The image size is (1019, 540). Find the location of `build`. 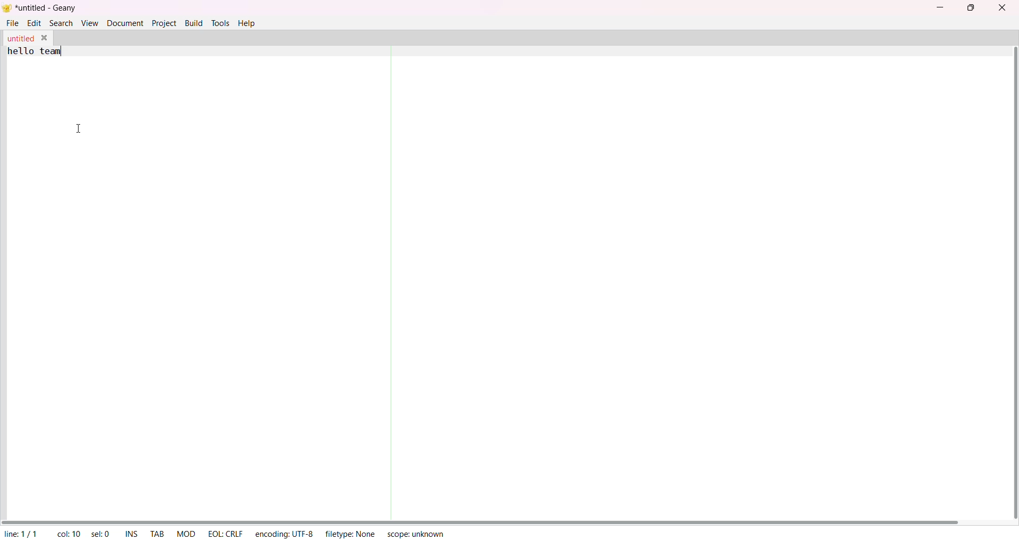

build is located at coordinates (192, 23).